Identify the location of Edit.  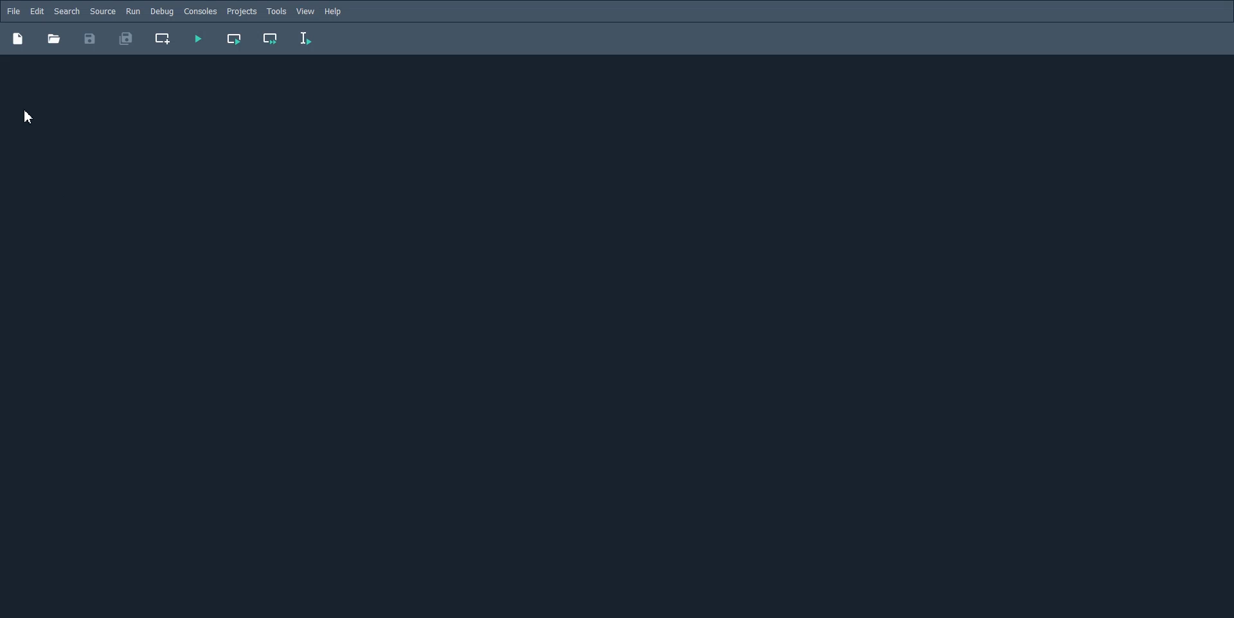
(37, 12).